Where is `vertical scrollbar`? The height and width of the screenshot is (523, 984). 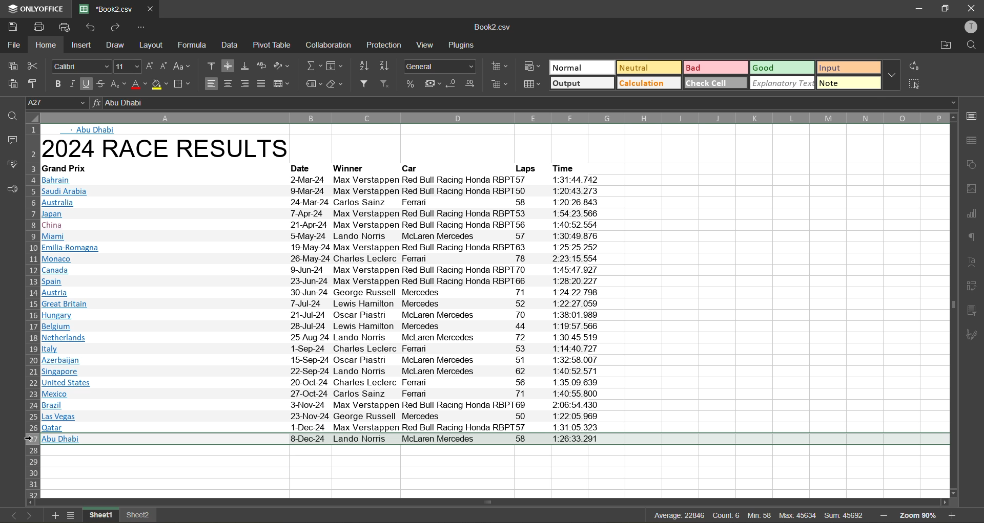
vertical scrollbar is located at coordinates (951, 302).